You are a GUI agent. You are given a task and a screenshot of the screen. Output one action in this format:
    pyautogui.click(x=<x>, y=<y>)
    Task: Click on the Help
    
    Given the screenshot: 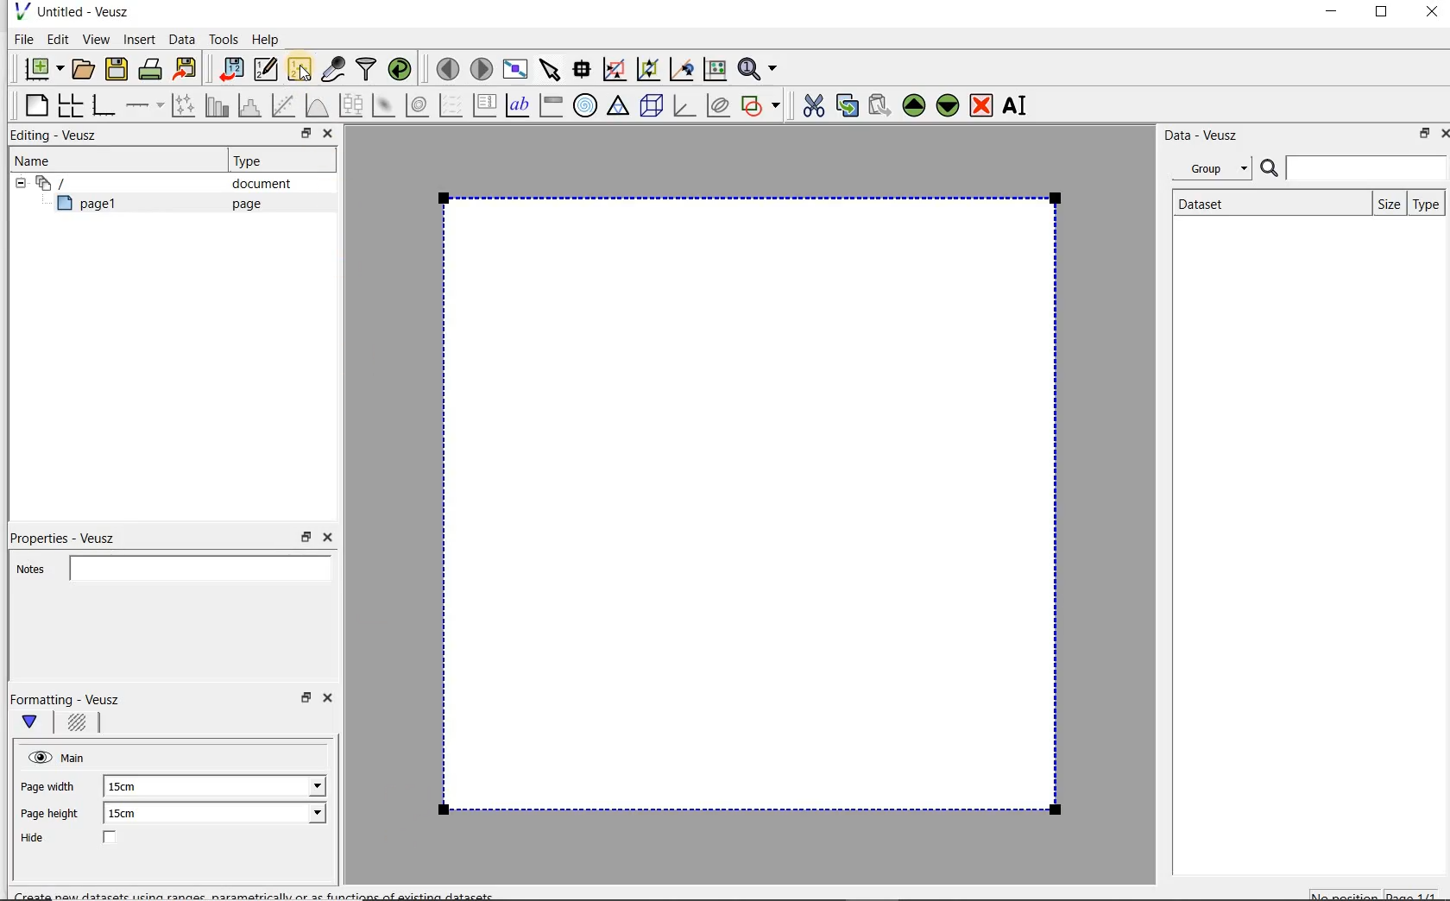 What is the action you would take?
    pyautogui.click(x=268, y=39)
    